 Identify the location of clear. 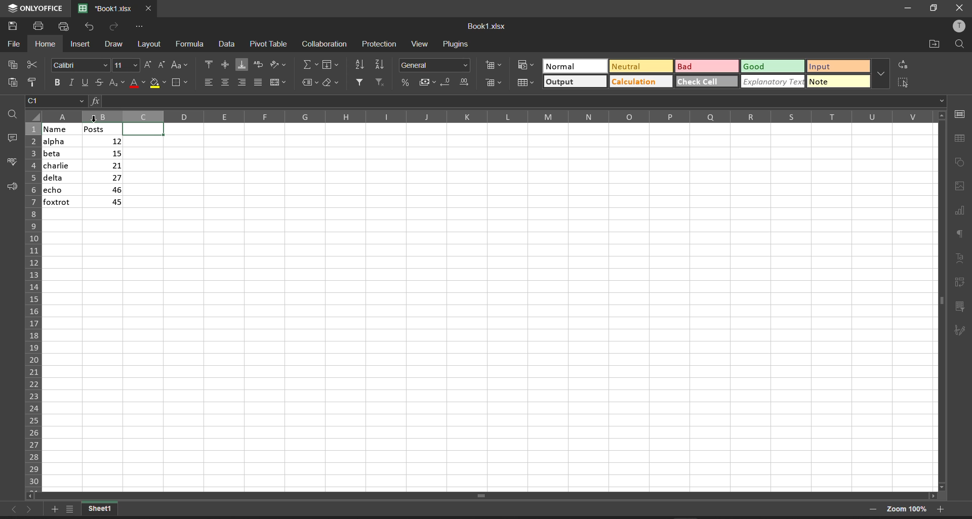
(332, 81).